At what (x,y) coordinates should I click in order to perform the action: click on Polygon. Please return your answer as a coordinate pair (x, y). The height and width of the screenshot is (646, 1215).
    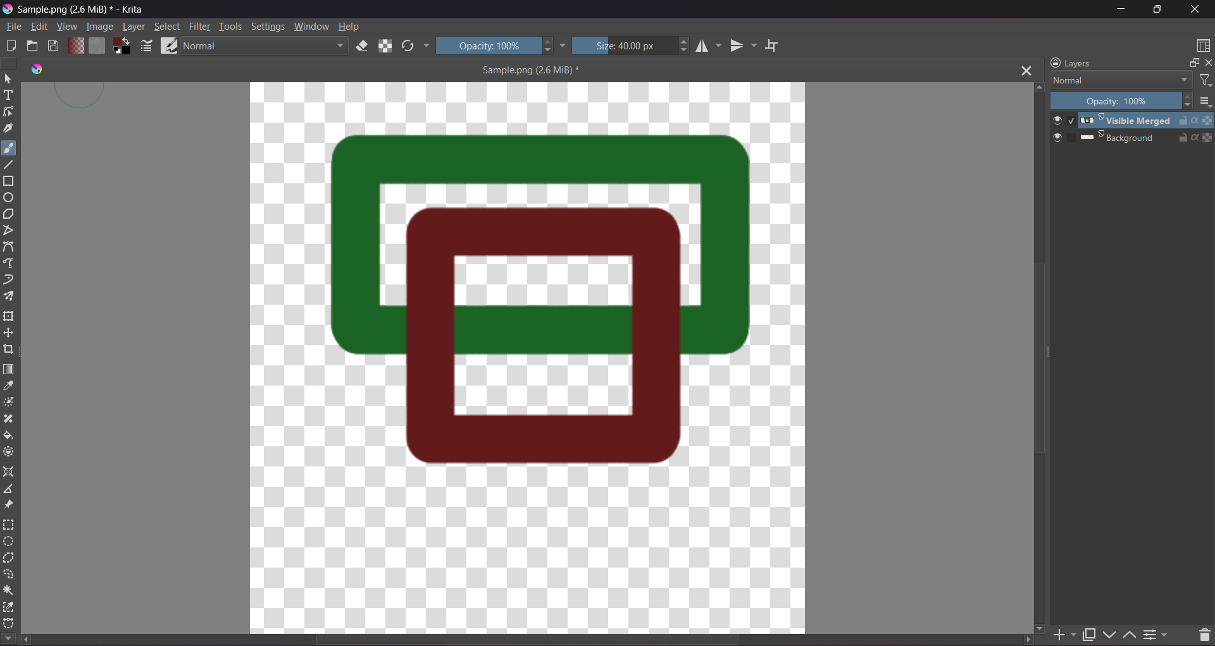
    Looking at the image, I should click on (13, 214).